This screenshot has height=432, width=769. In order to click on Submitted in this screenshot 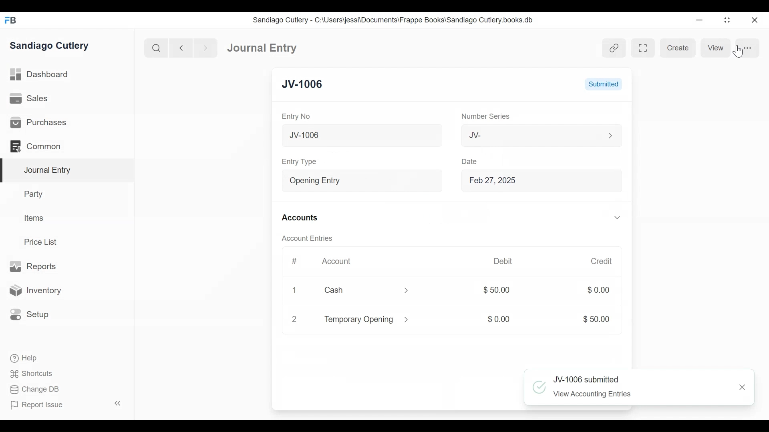, I will do `click(604, 84)`.